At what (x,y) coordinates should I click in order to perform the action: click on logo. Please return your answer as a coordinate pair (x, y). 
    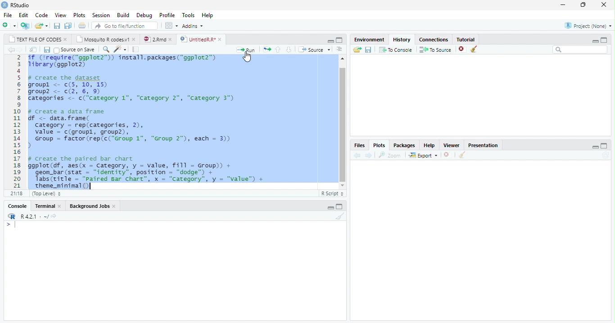
    Looking at the image, I should click on (5, 5).